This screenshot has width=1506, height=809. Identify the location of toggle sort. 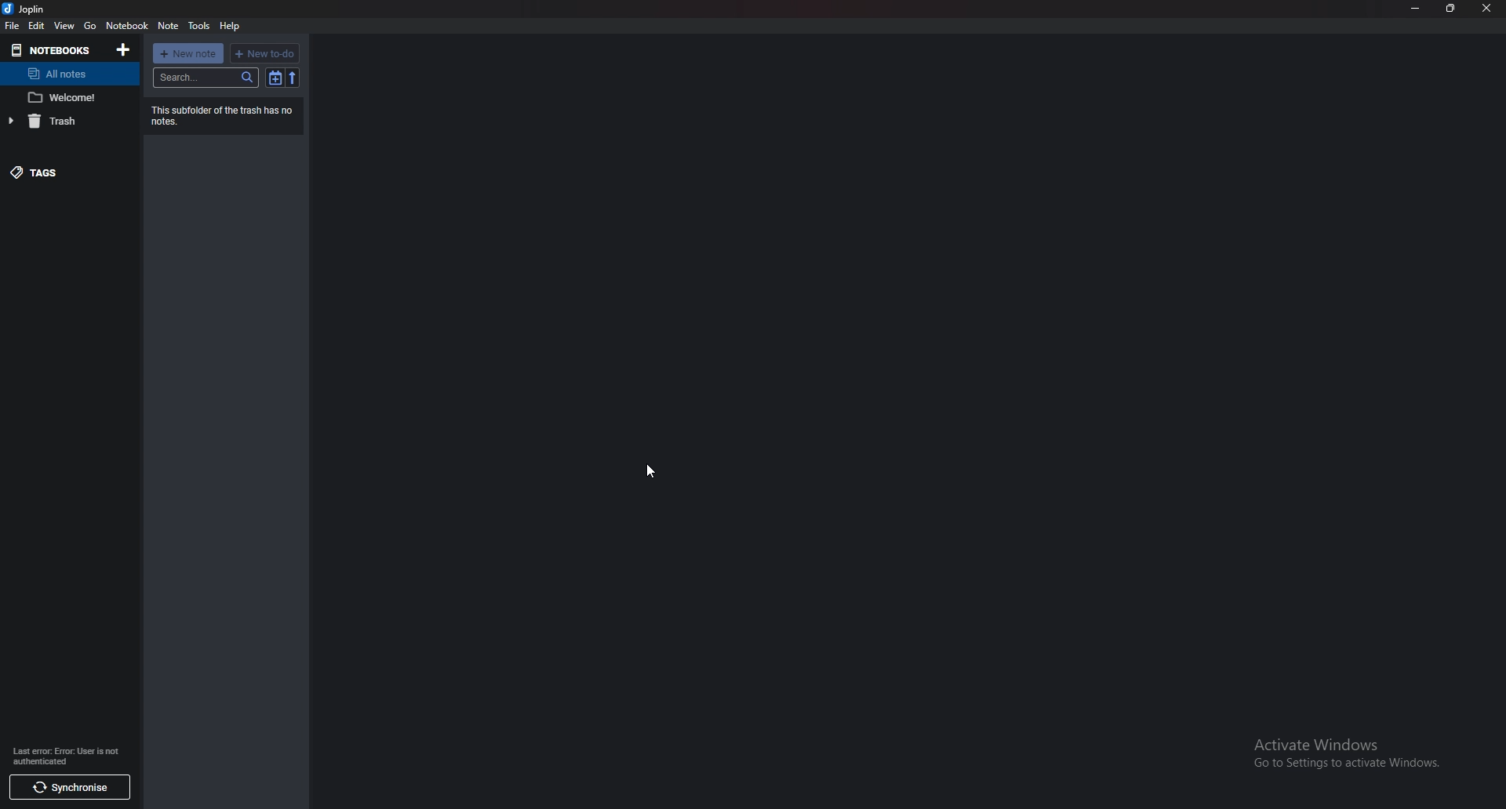
(275, 78).